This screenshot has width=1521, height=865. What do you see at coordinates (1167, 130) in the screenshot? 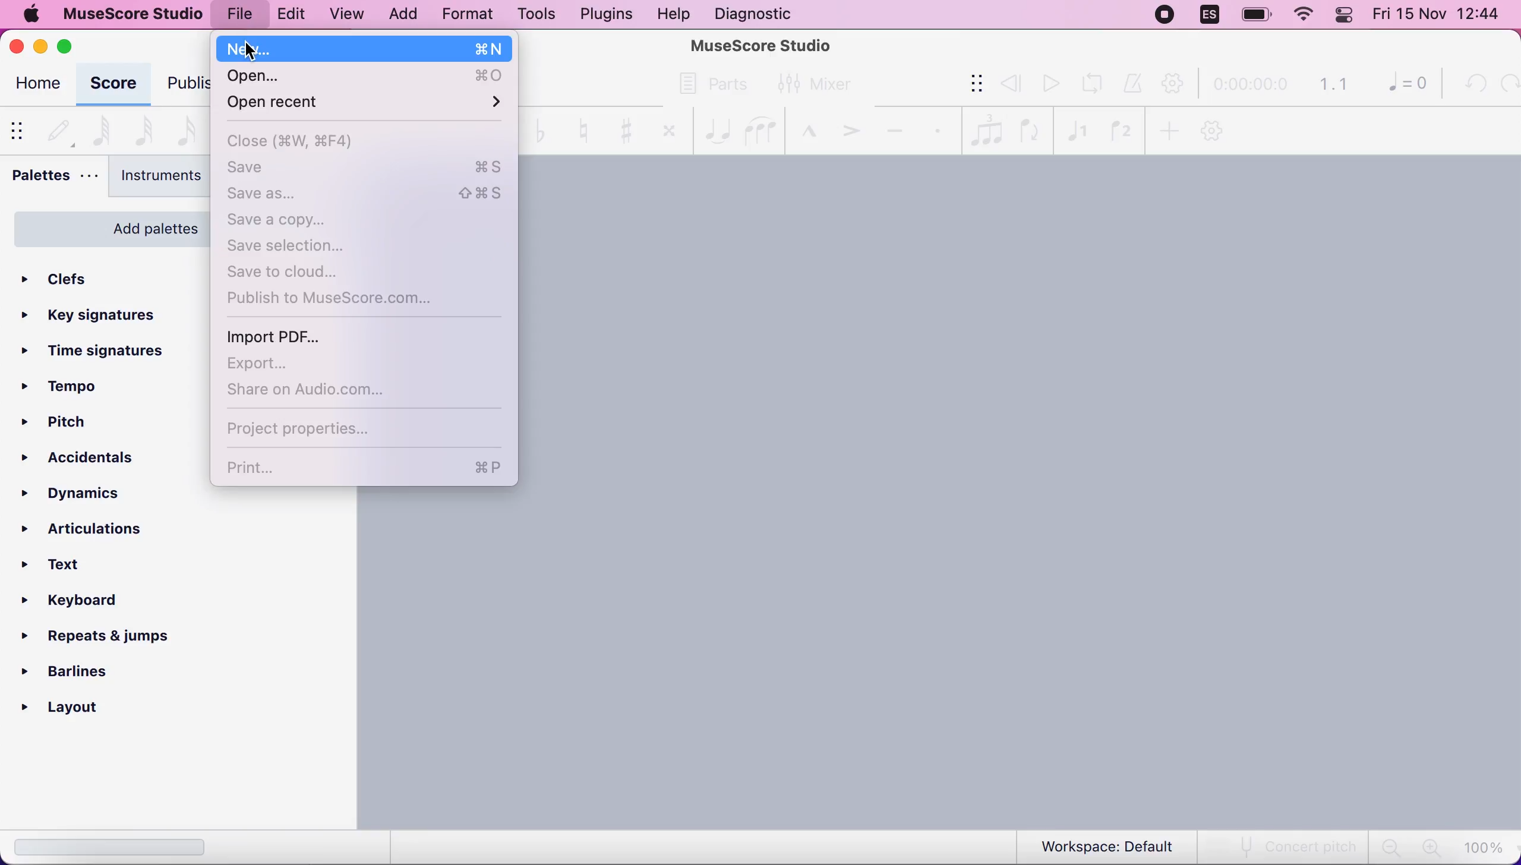
I see `add` at bounding box center [1167, 130].